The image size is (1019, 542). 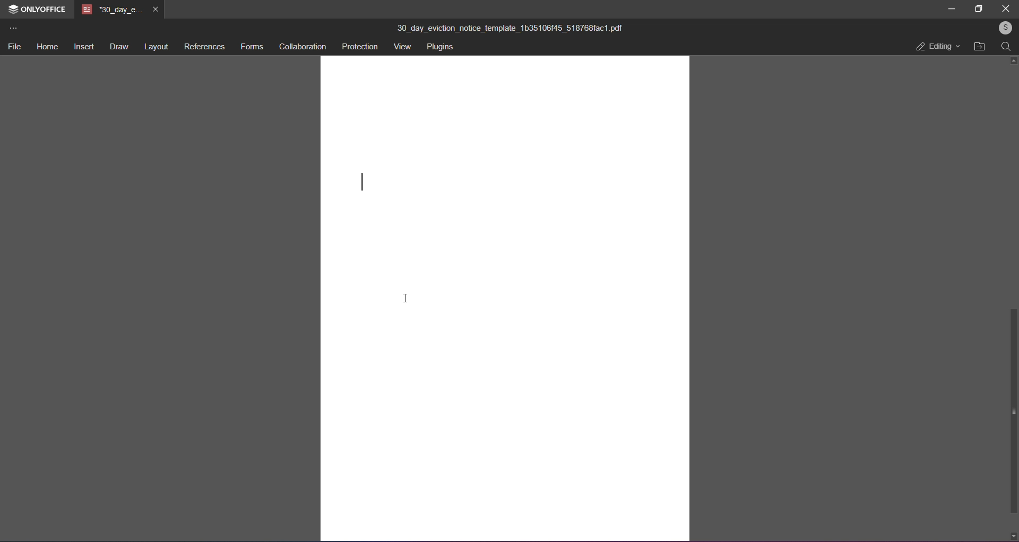 I want to click on draw, so click(x=118, y=48).